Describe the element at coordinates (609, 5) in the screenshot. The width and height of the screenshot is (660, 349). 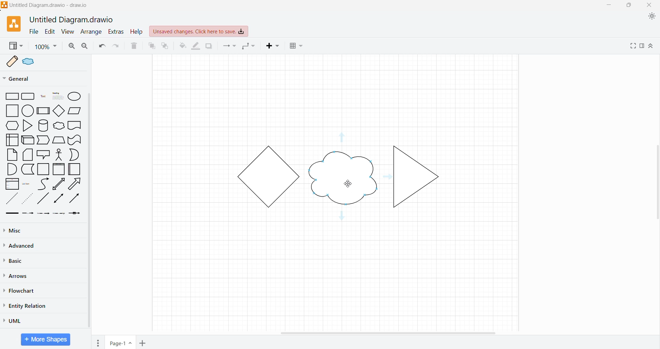
I see `Minimize` at that location.